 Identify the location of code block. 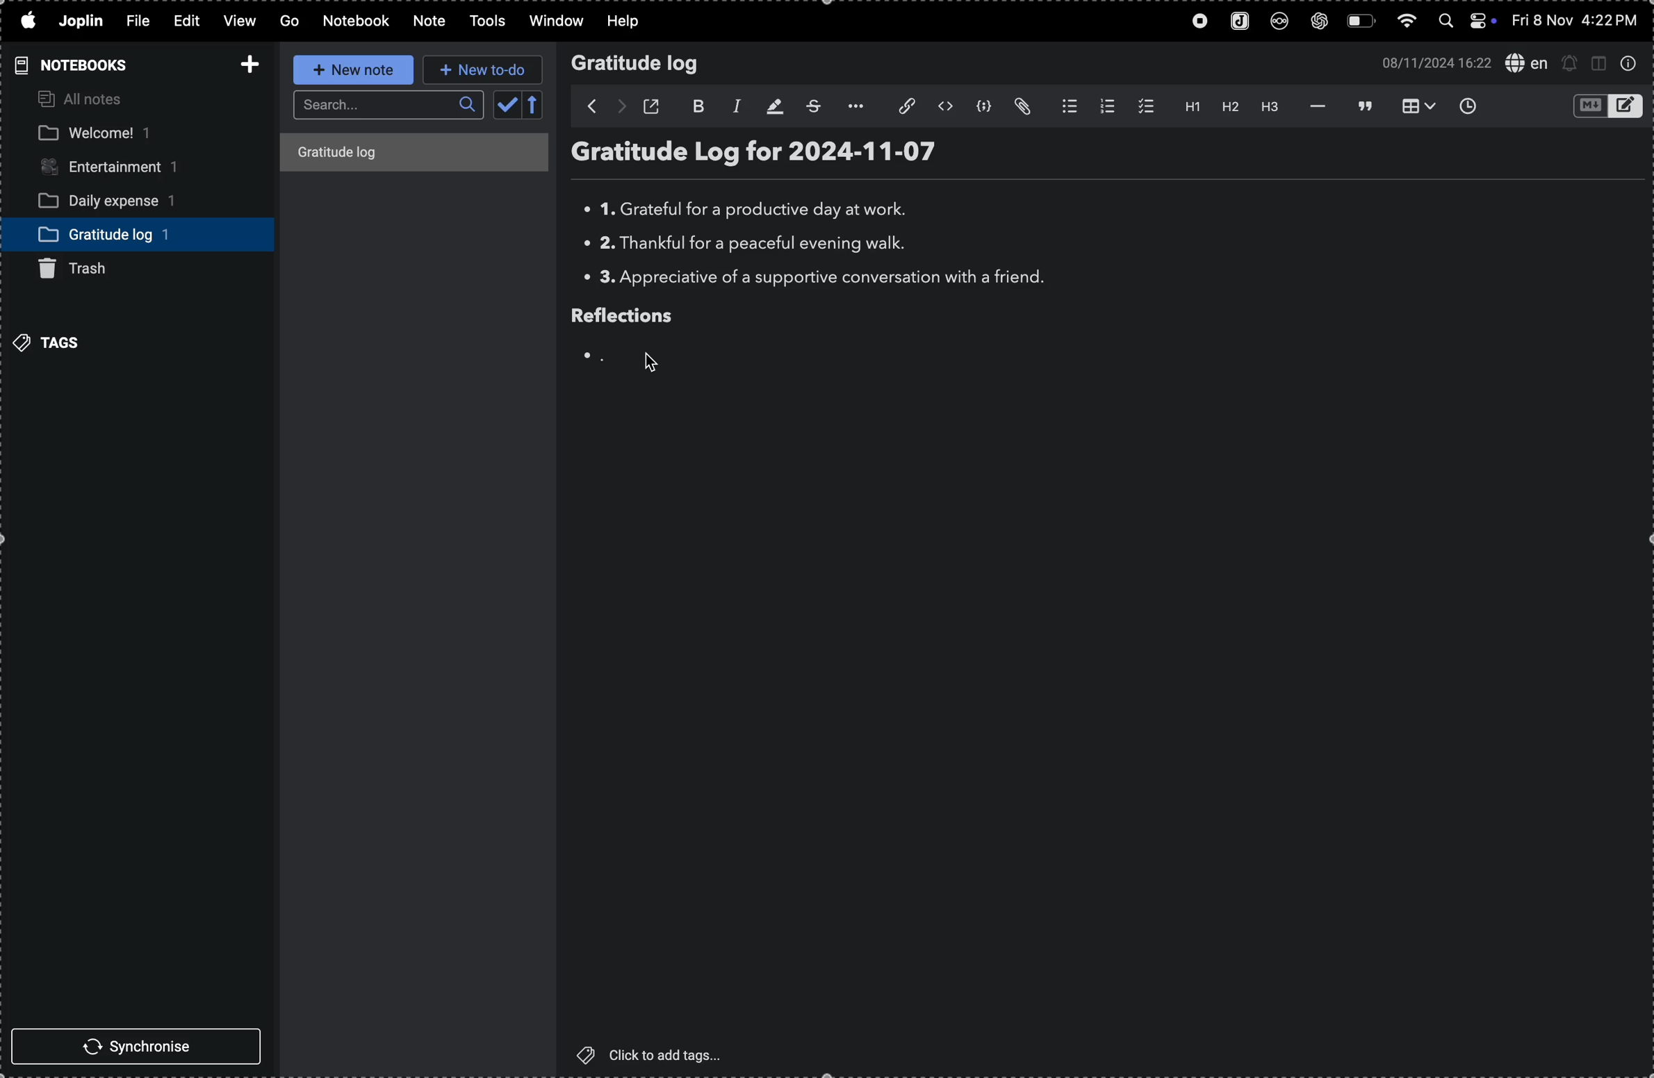
(985, 106).